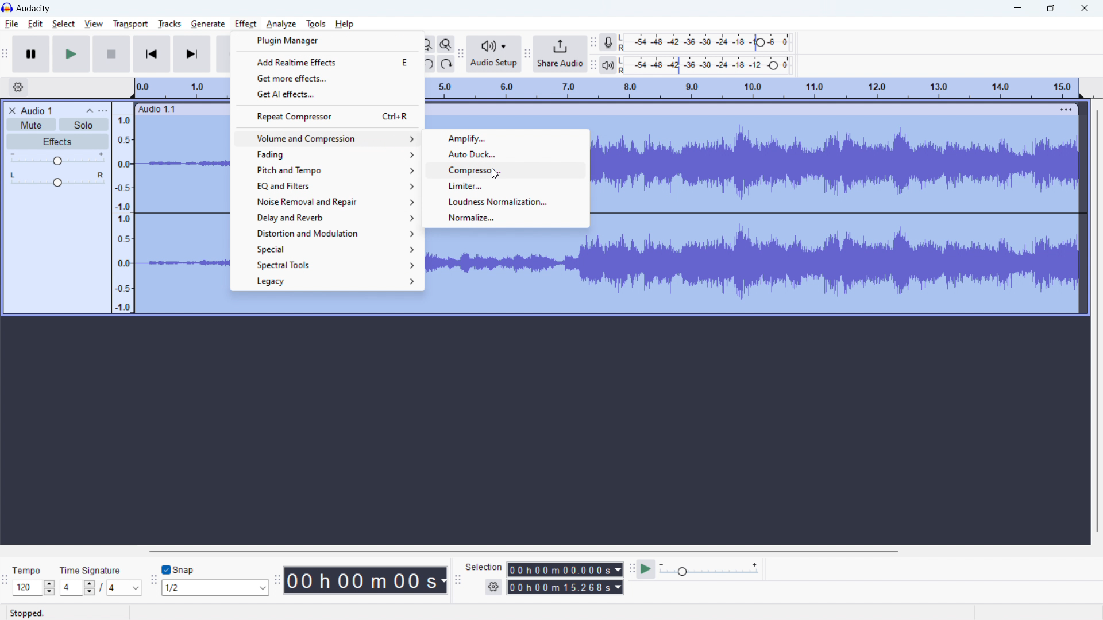 The height and width of the screenshot is (620, 1103). Describe the element at coordinates (11, 111) in the screenshot. I see `delete audio` at that location.